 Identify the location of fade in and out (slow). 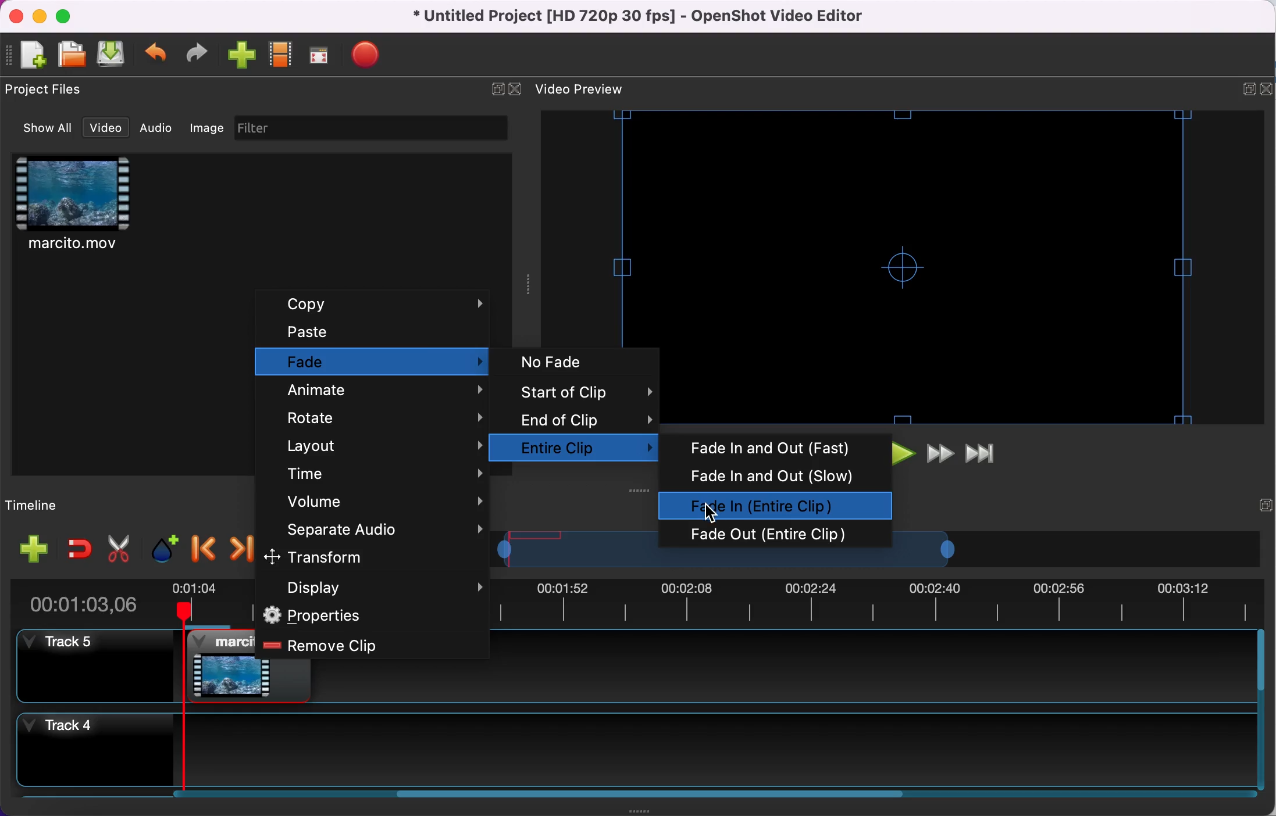
(776, 476).